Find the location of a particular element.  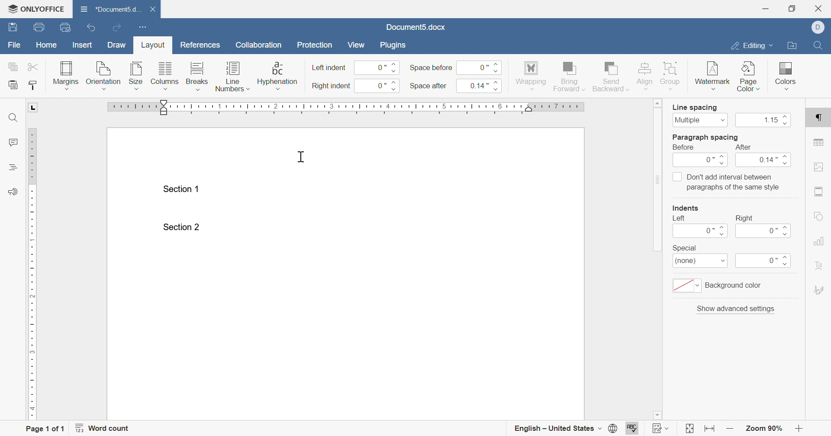

0 is located at coordinates (765, 231).